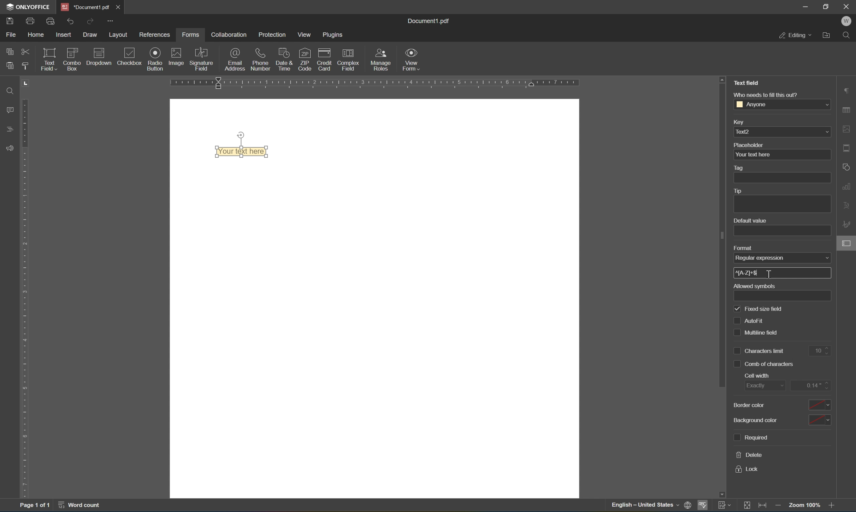 Image resolution: width=856 pixels, height=512 pixels. Describe the element at coordinates (84, 6) in the screenshot. I see `document1` at that location.